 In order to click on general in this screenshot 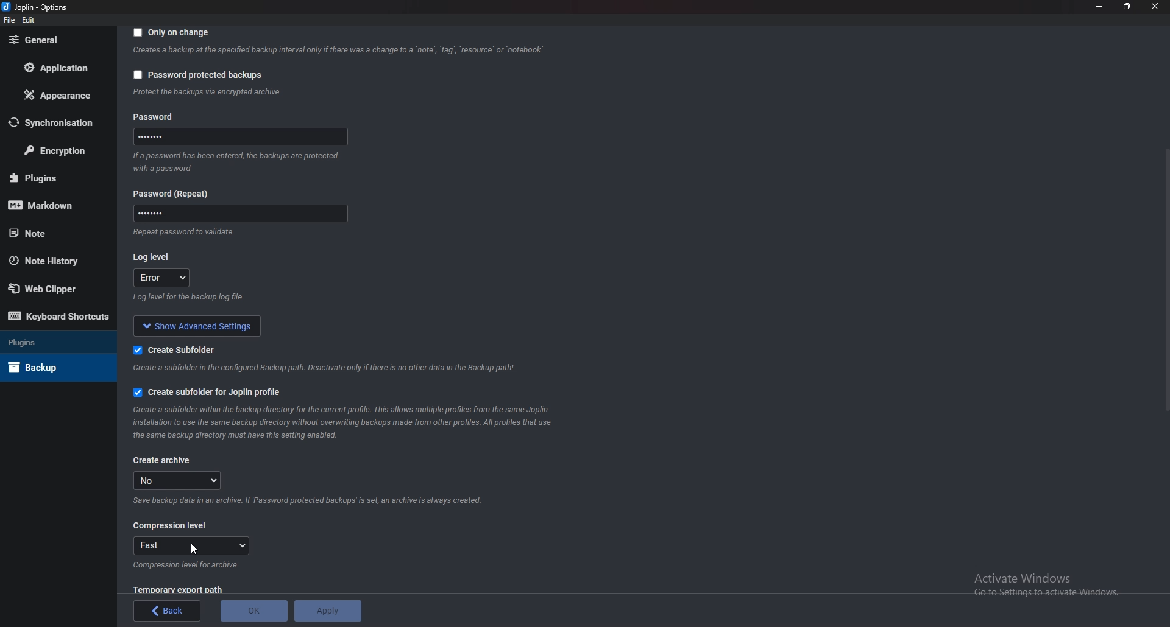, I will do `click(52, 40)`.